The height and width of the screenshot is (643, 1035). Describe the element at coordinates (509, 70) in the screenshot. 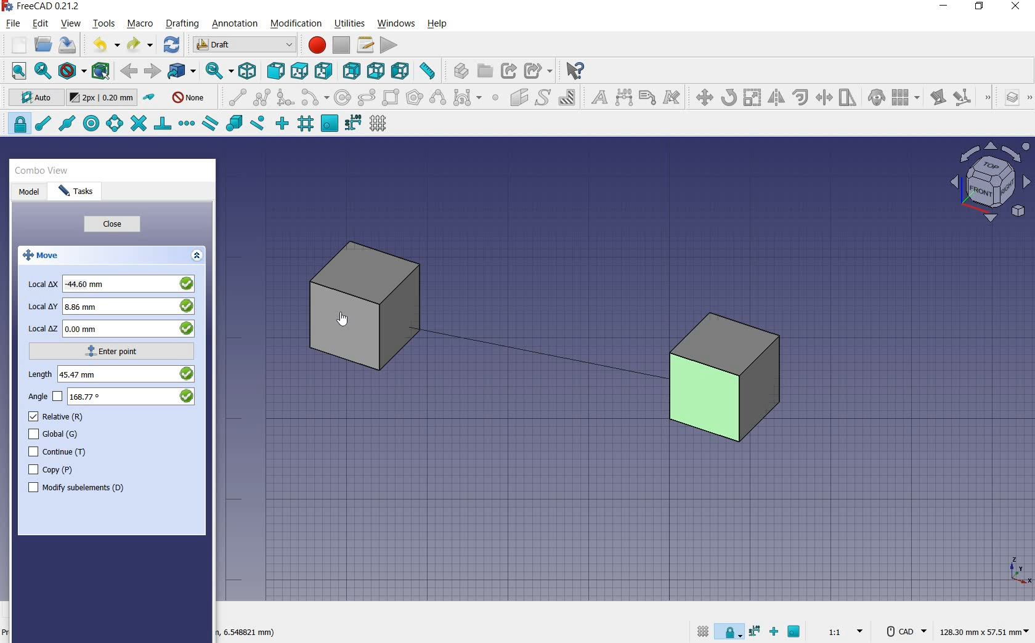

I see `make link` at that location.